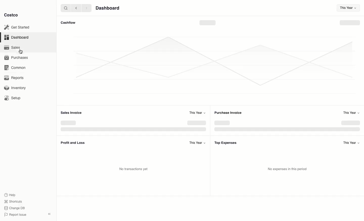 This screenshot has width=364, height=221. I want to click on Profit and Loss, so click(73, 143).